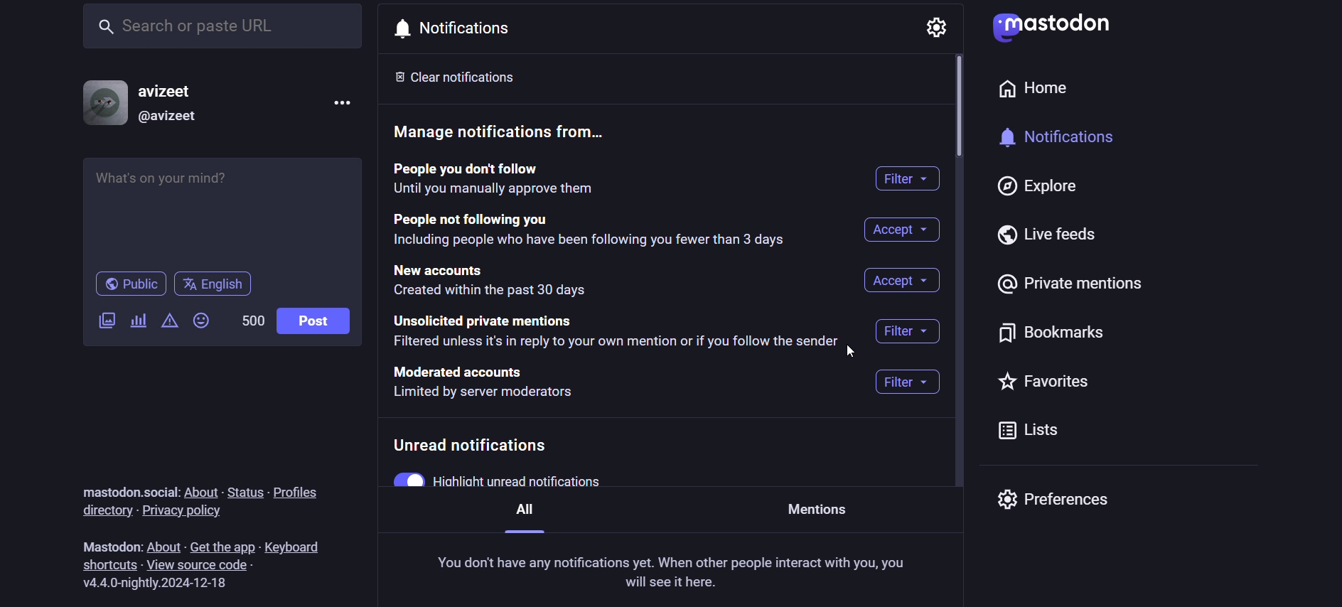 This screenshot has width=1342, height=607. Describe the element at coordinates (162, 586) in the screenshot. I see `Version` at that location.